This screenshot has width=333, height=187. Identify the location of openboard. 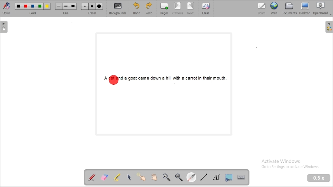
(321, 8).